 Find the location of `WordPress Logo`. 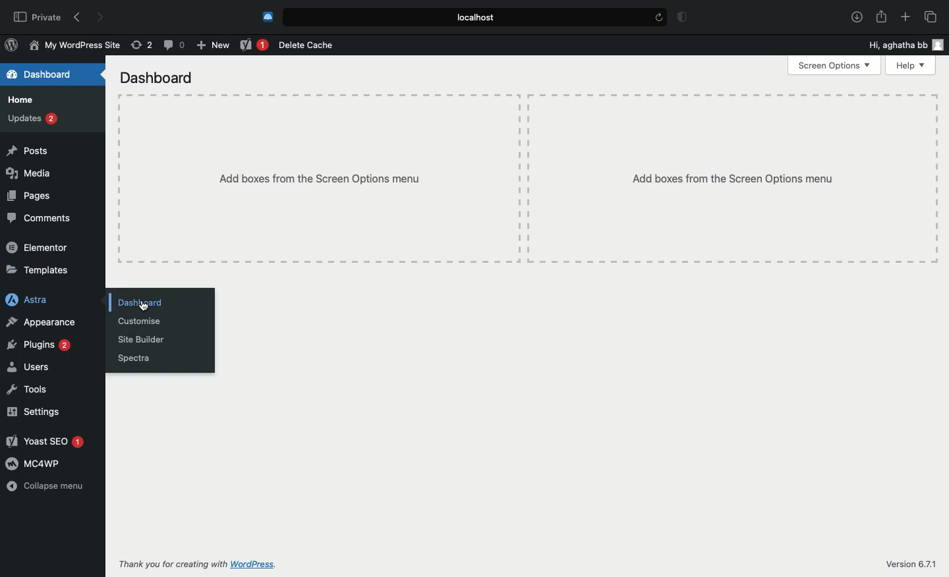

WordPress Logo is located at coordinates (11, 46).